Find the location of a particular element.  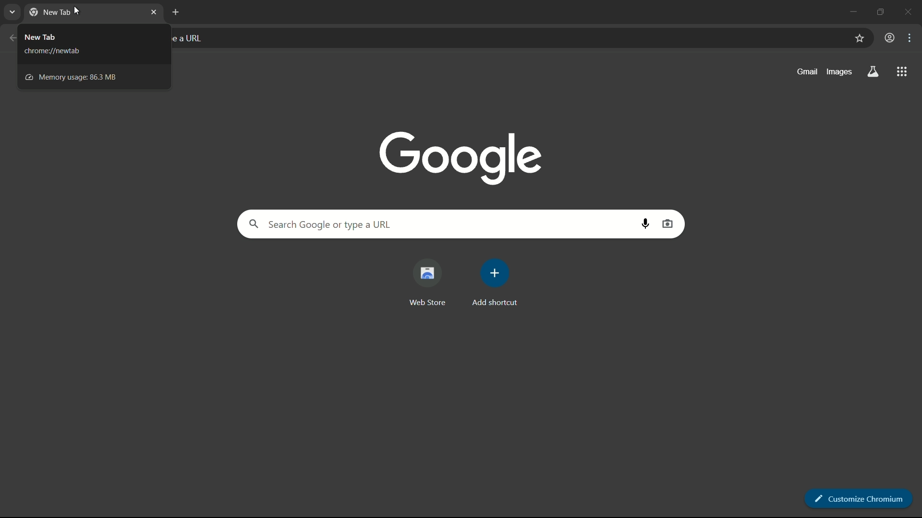

go back is located at coordinates (12, 37).